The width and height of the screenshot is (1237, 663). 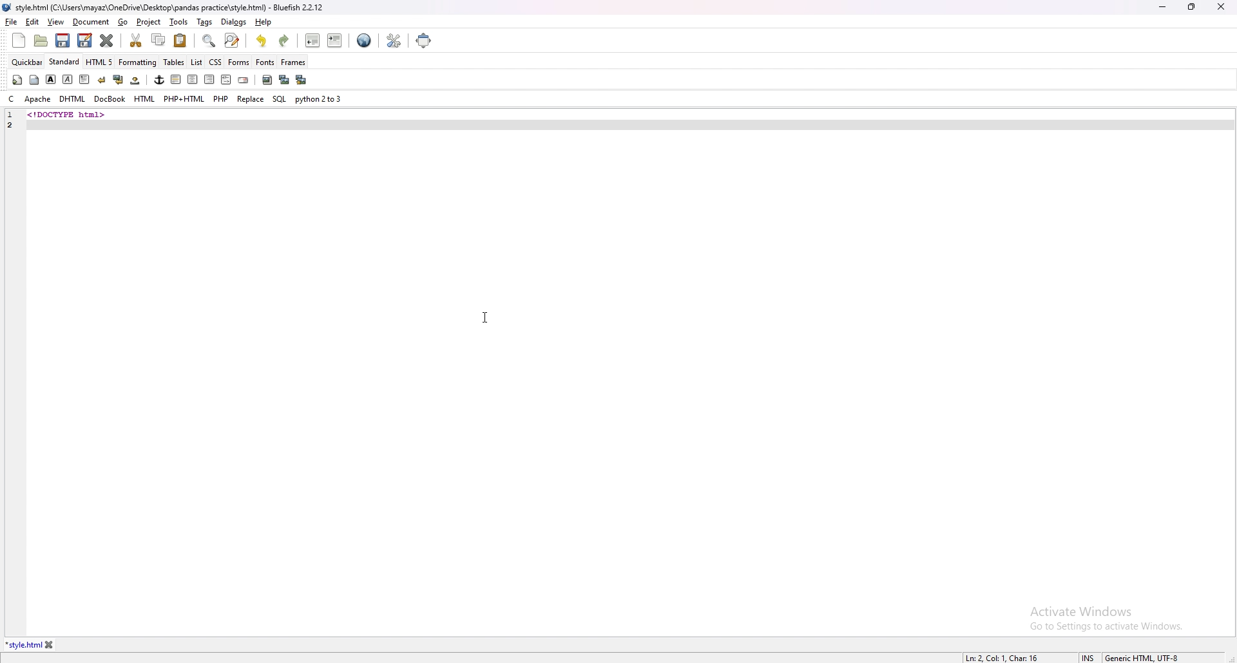 I want to click on paste, so click(x=180, y=40).